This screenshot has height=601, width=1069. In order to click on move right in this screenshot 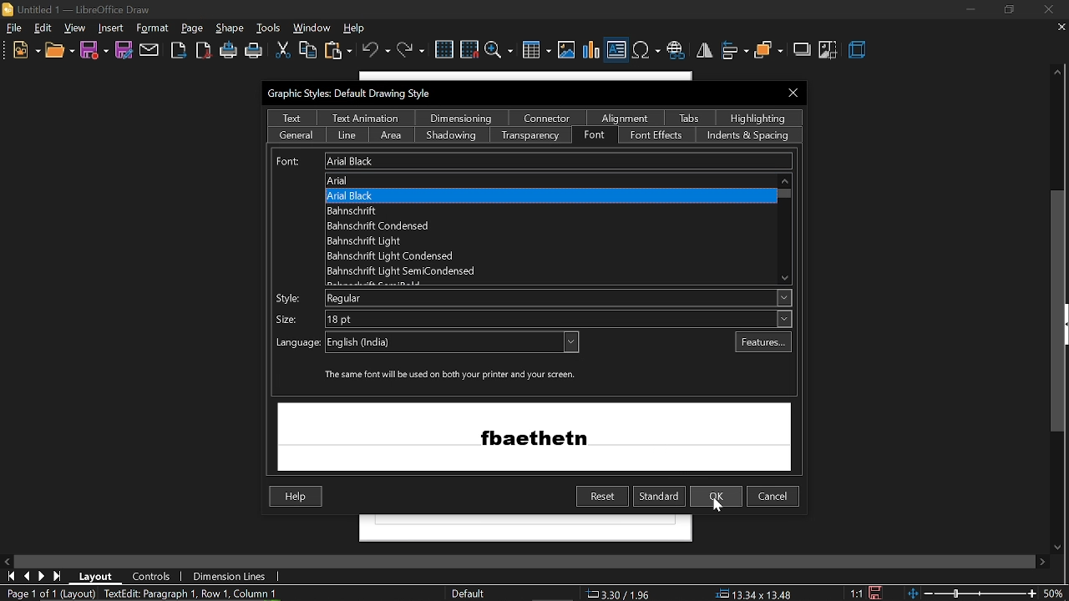, I will do `click(1044, 562)`.